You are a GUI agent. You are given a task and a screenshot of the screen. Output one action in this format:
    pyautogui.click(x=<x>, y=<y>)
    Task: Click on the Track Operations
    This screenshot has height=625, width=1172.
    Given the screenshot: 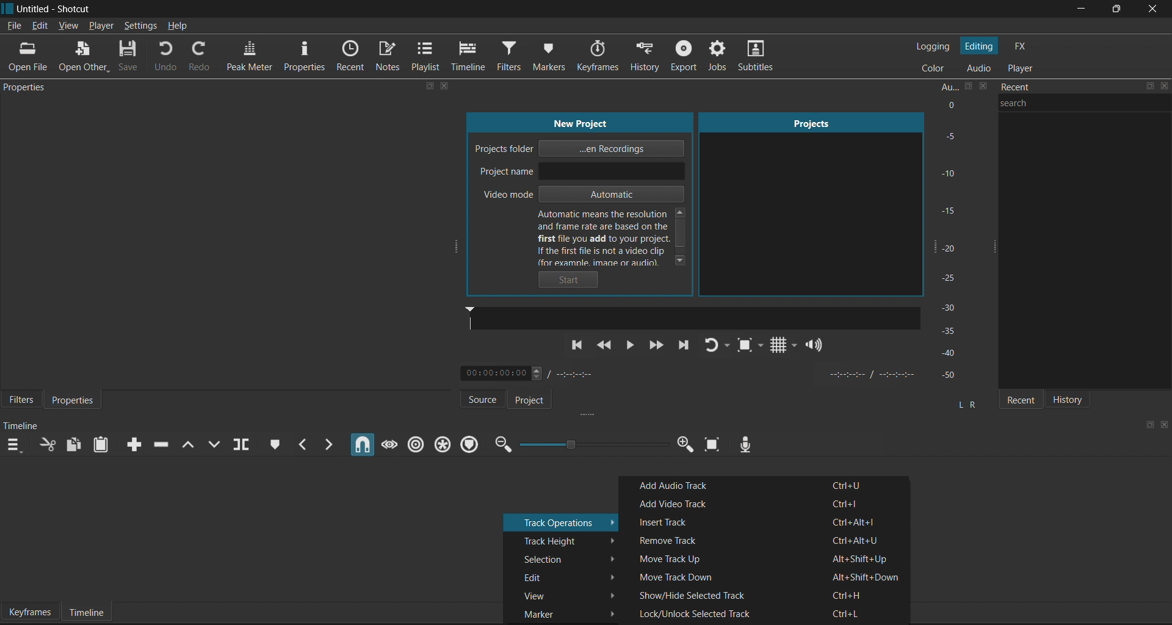 What is the action you would take?
    pyautogui.click(x=560, y=521)
    